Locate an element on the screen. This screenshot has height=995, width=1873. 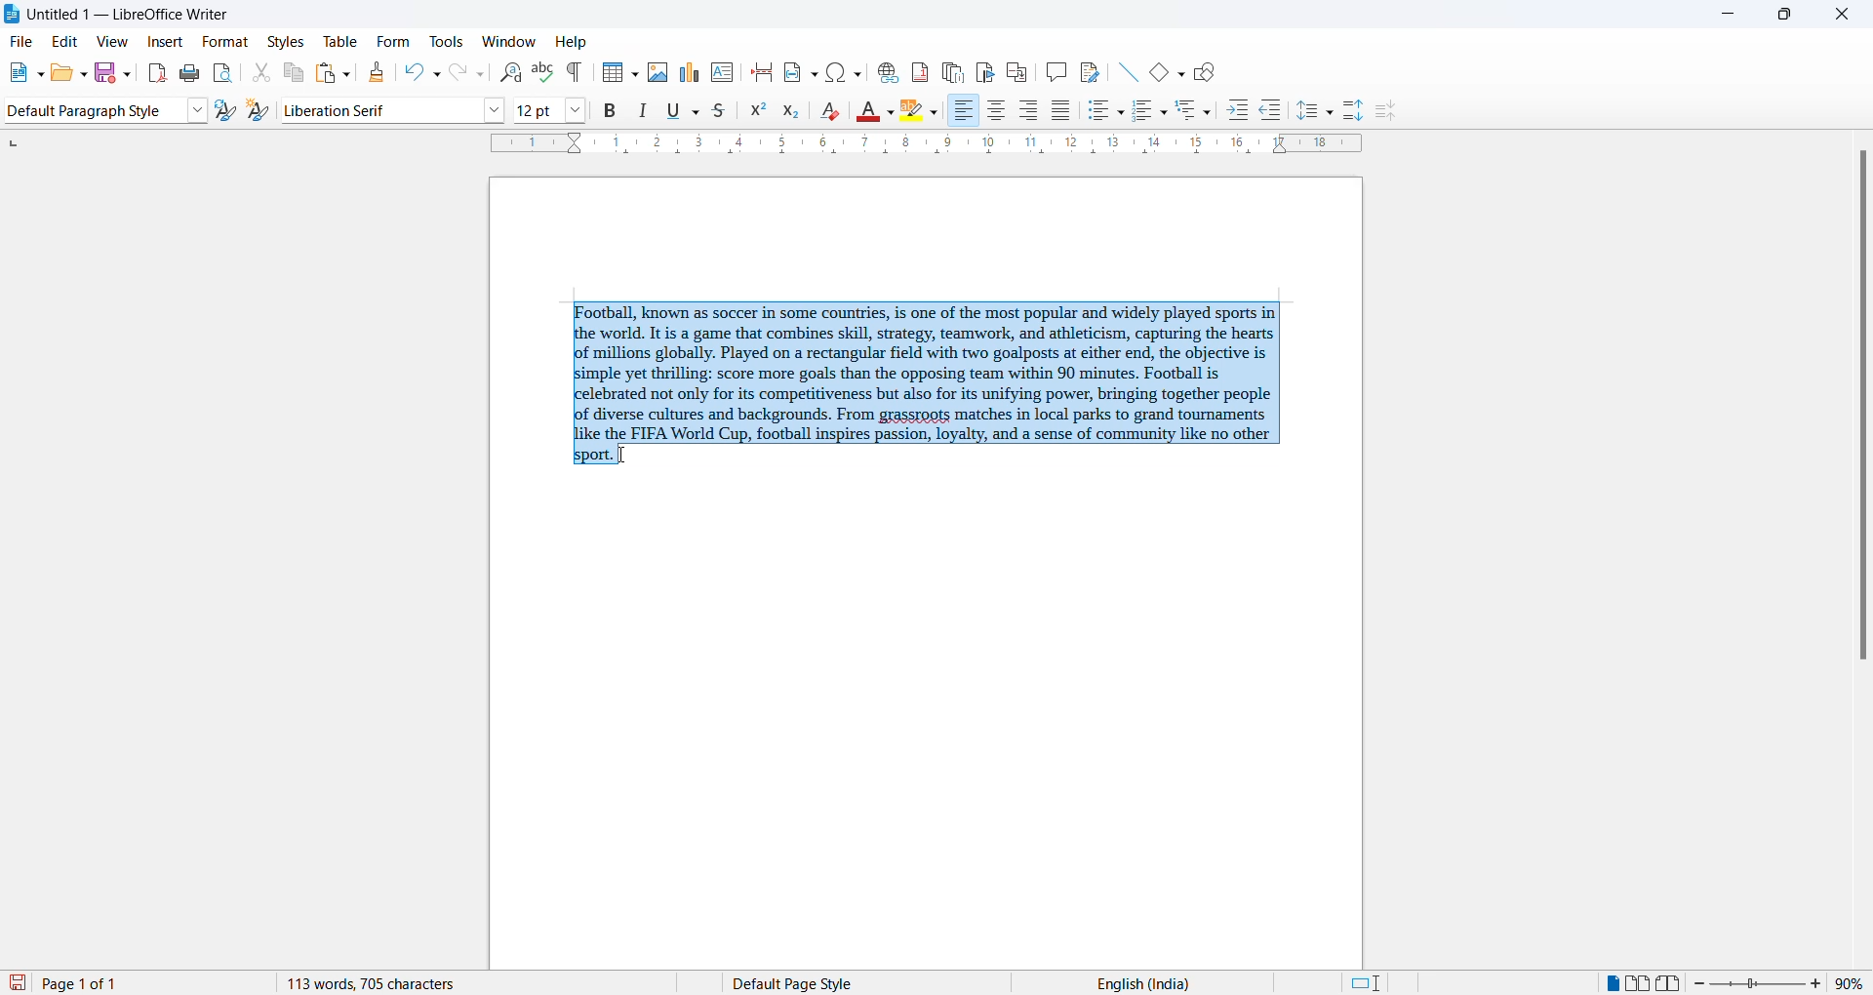
minimize is located at coordinates (1719, 15).